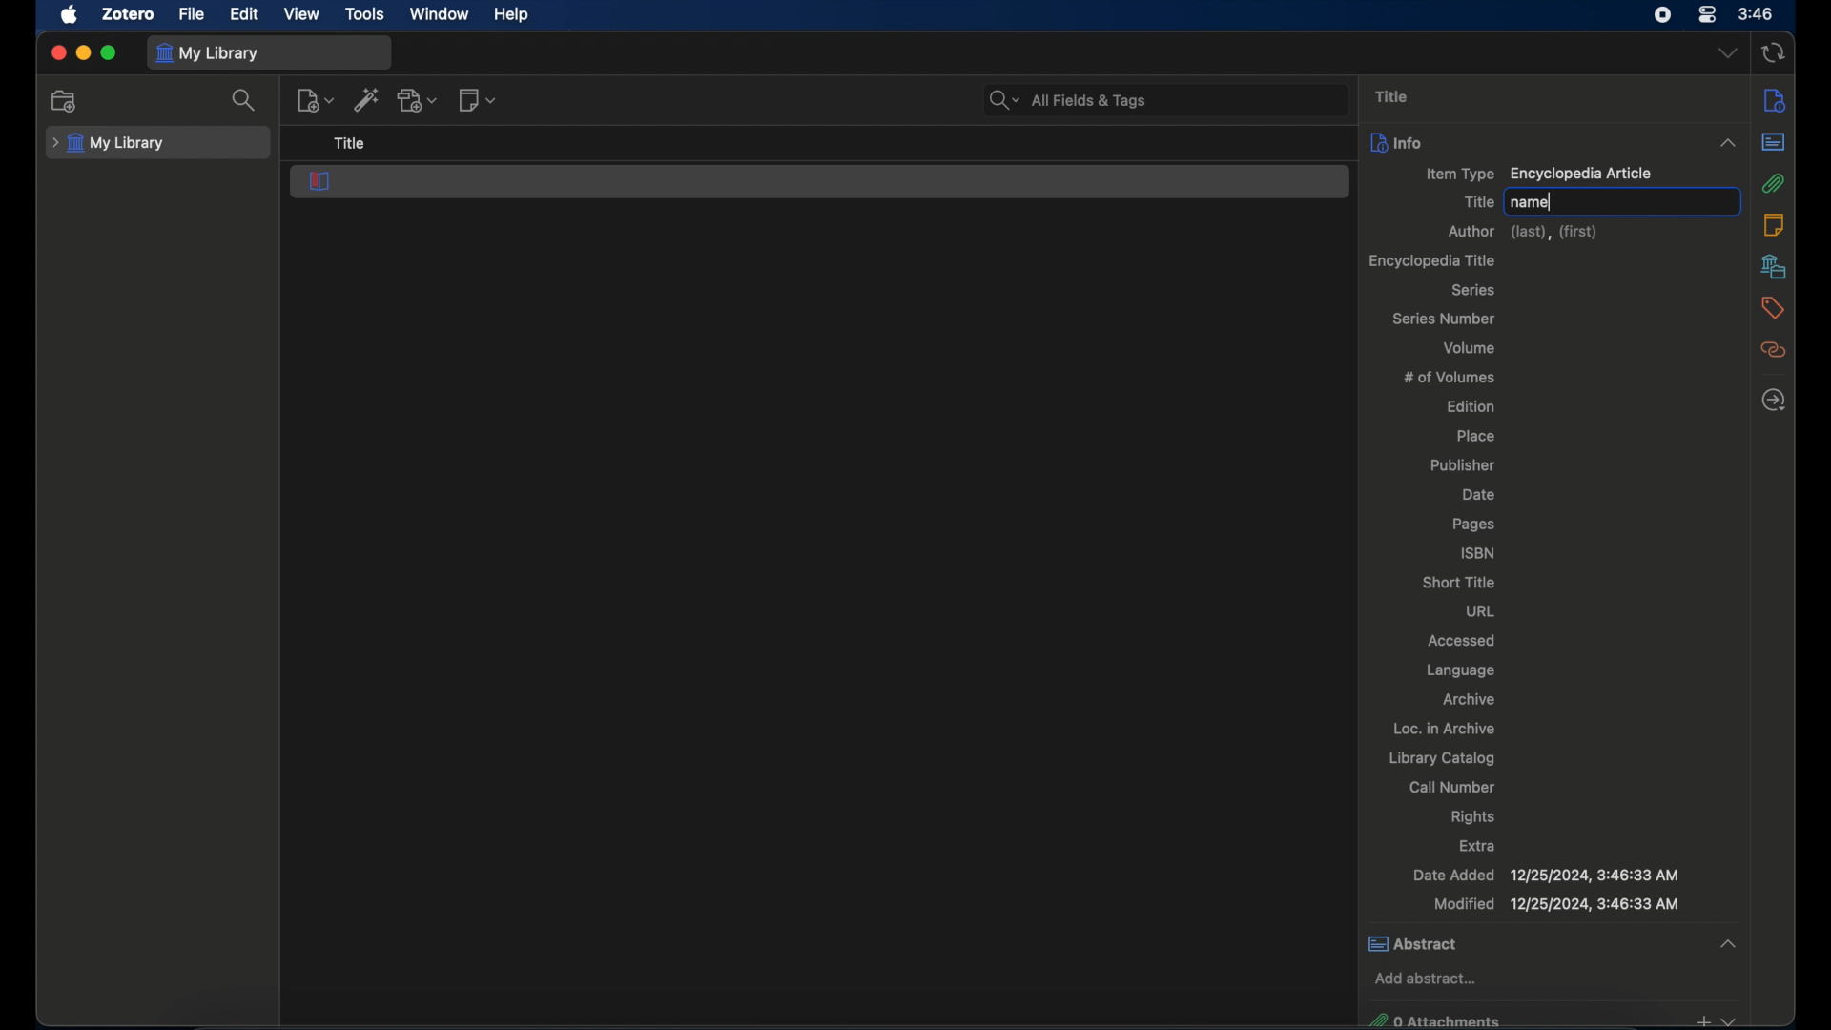  Describe the element at coordinates (1527, 233) in the screenshot. I see `author` at that location.